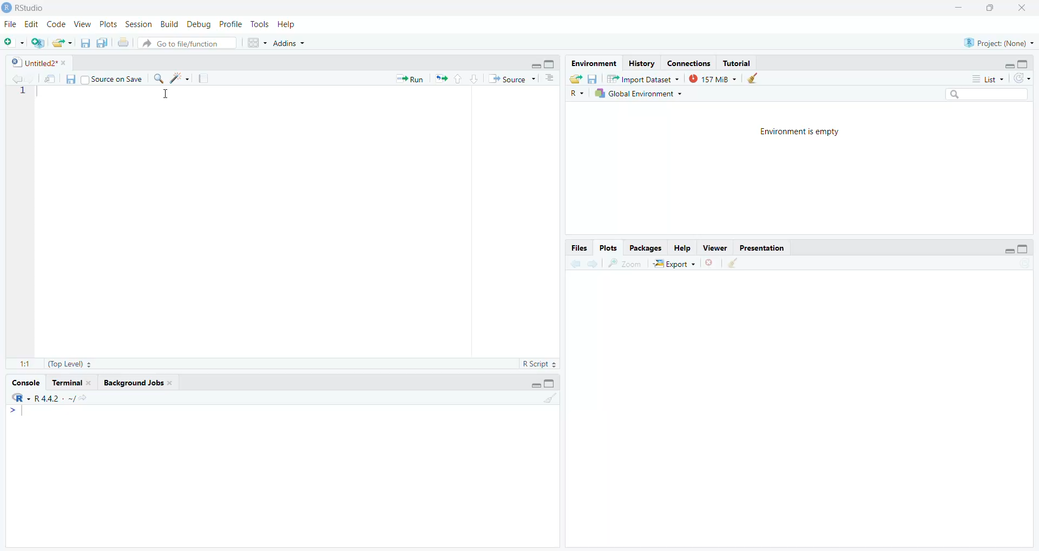 The height and width of the screenshot is (551, 1039). Describe the element at coordinates (1011, 64) in the screenshot. I see `minimize` at that location.